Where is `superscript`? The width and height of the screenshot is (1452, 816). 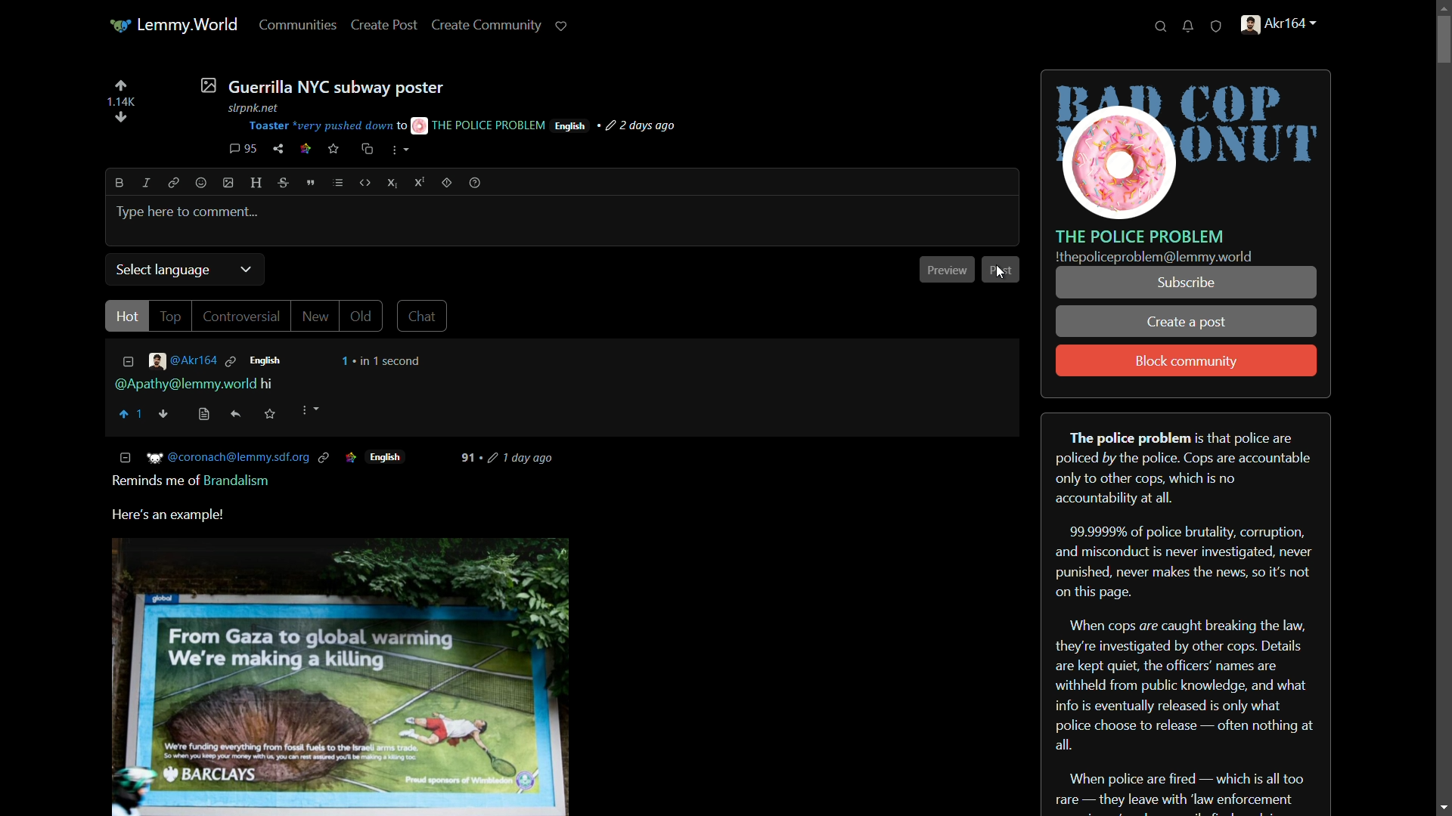
superscript is located at coordinates (420, 182).